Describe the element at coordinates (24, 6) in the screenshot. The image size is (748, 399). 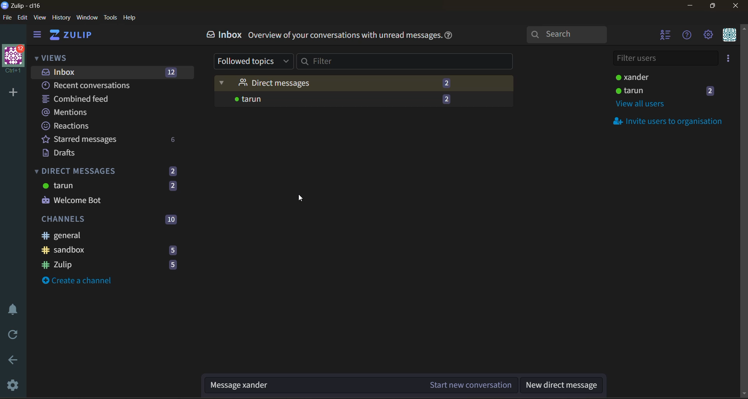
I see `application logo and name` at that location.